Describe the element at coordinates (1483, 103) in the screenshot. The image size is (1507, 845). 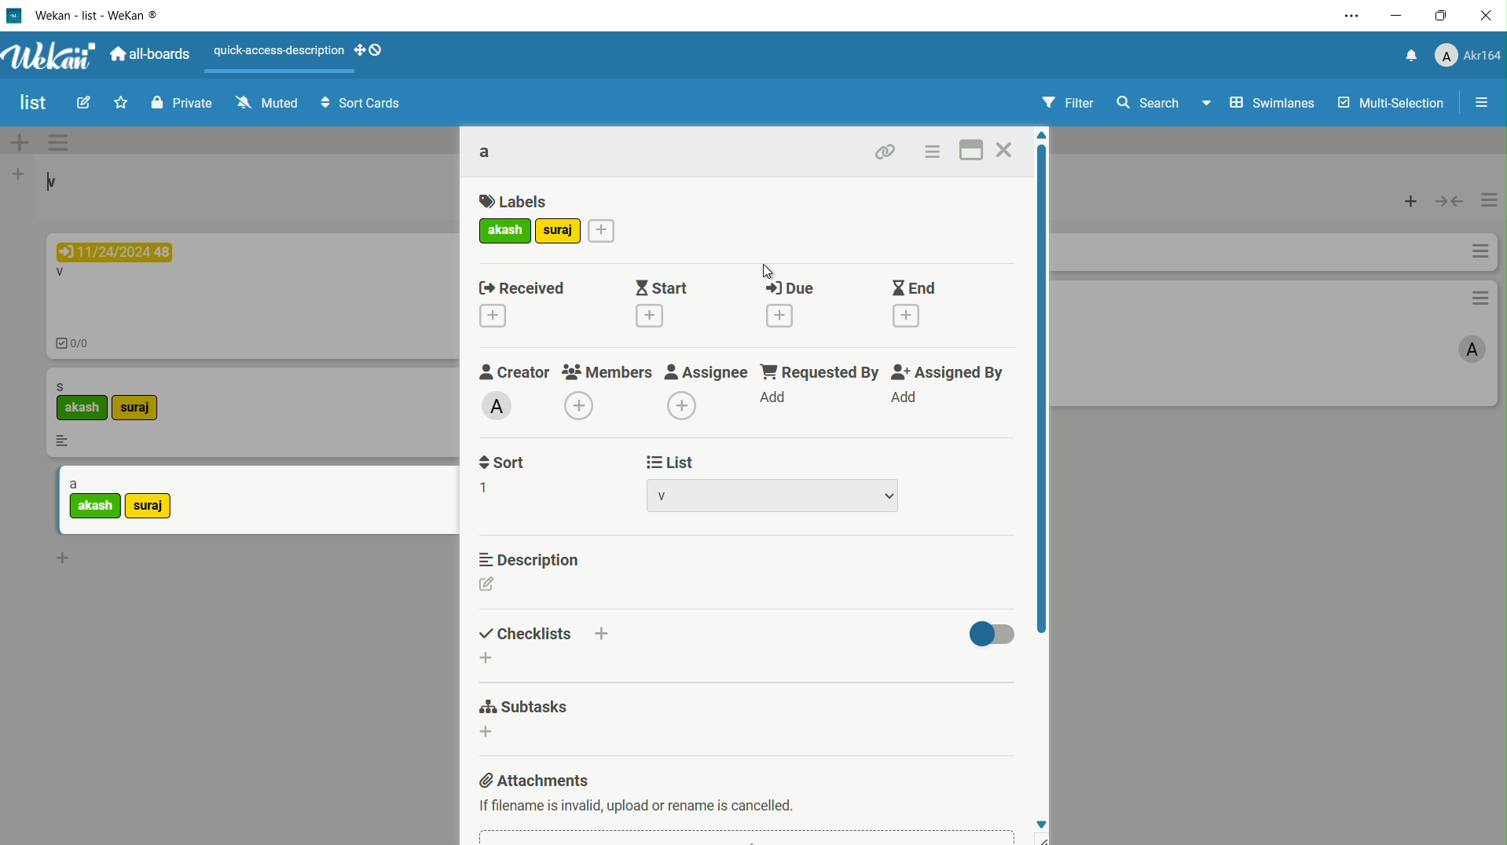
I see `open/close sidebar` at that location.